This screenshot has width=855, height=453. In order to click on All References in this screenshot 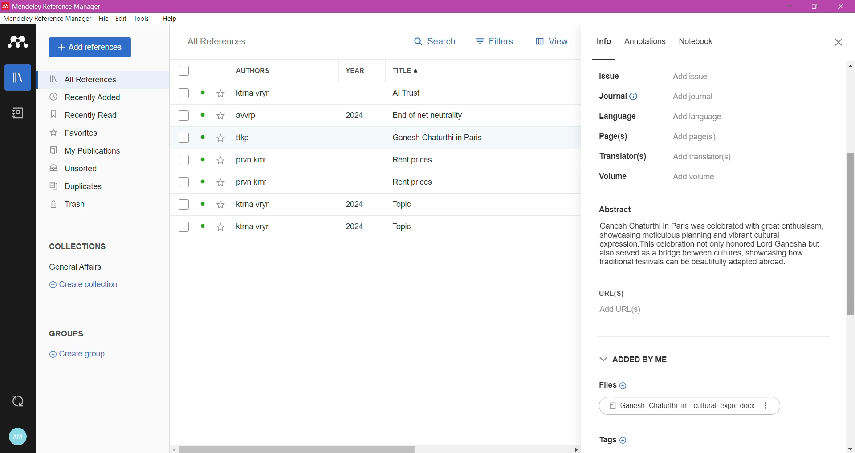, I will do `click(105, 79)`.